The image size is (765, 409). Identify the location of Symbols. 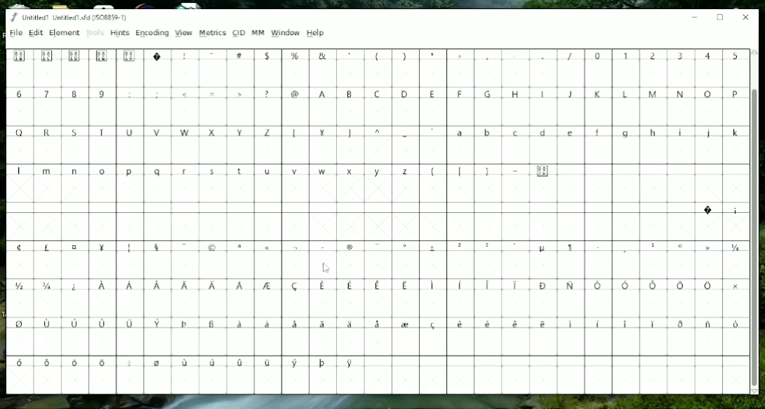
(491, 172).